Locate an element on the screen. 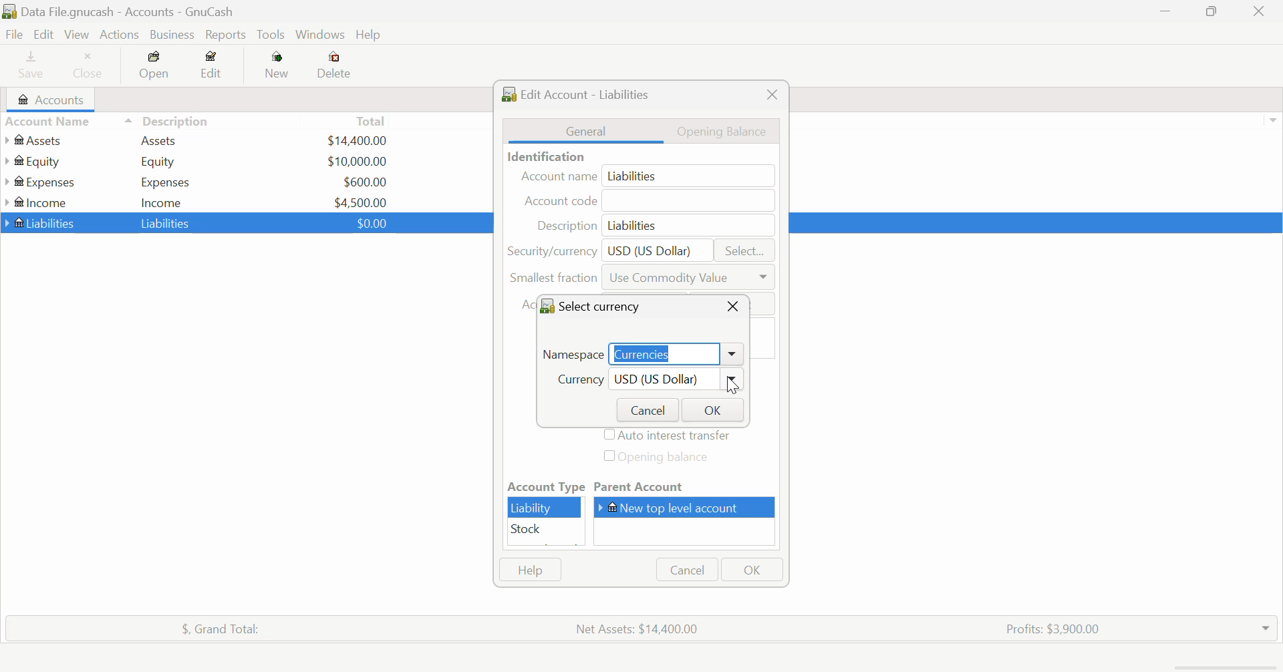 This screenshot has width=1283, height=672. Account Type is located at coordinates (545, 487).